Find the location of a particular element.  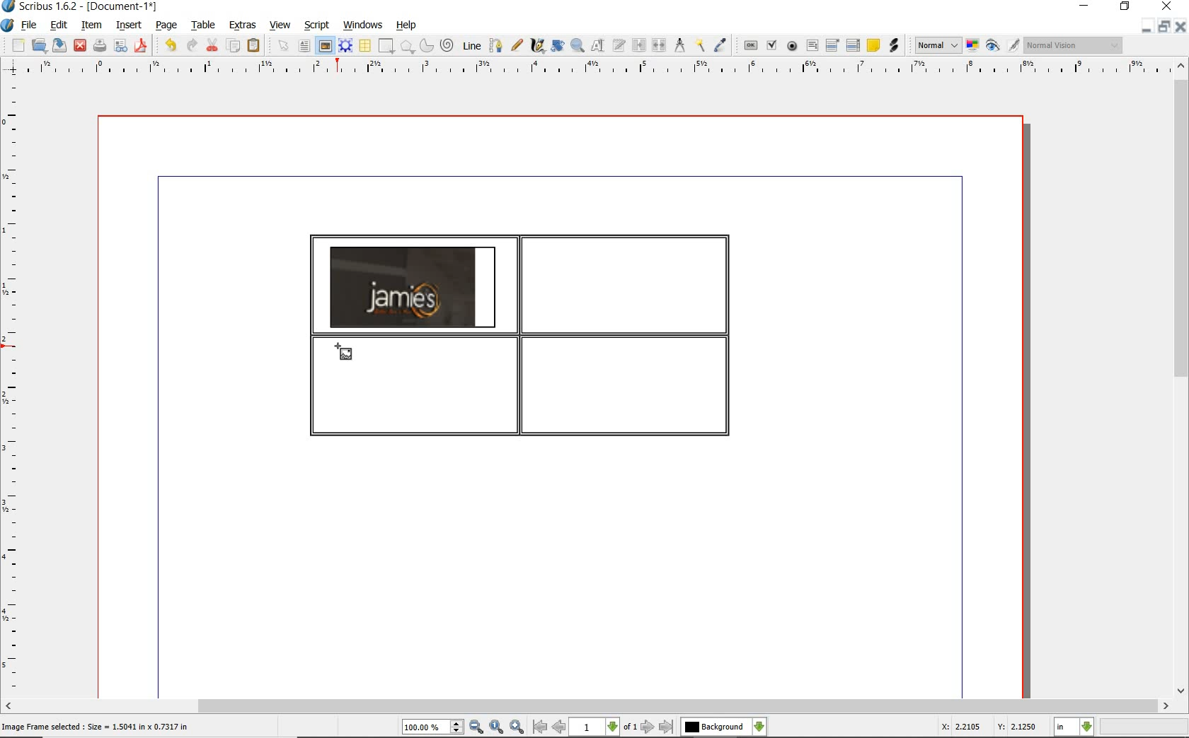

file is located at coordinates (30, 26).